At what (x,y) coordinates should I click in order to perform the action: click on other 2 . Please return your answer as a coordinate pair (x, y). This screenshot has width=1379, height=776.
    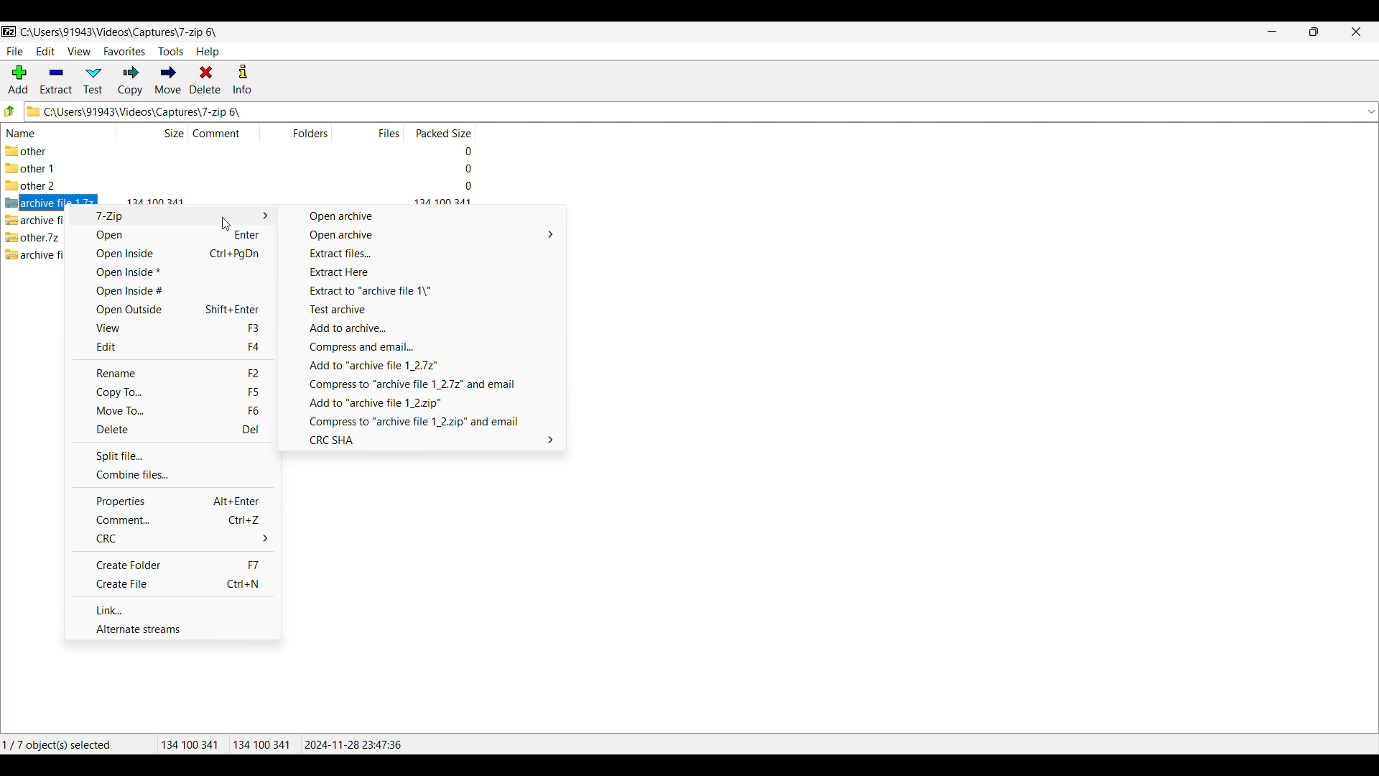
    Looking at the image, I should click on (31, 187).